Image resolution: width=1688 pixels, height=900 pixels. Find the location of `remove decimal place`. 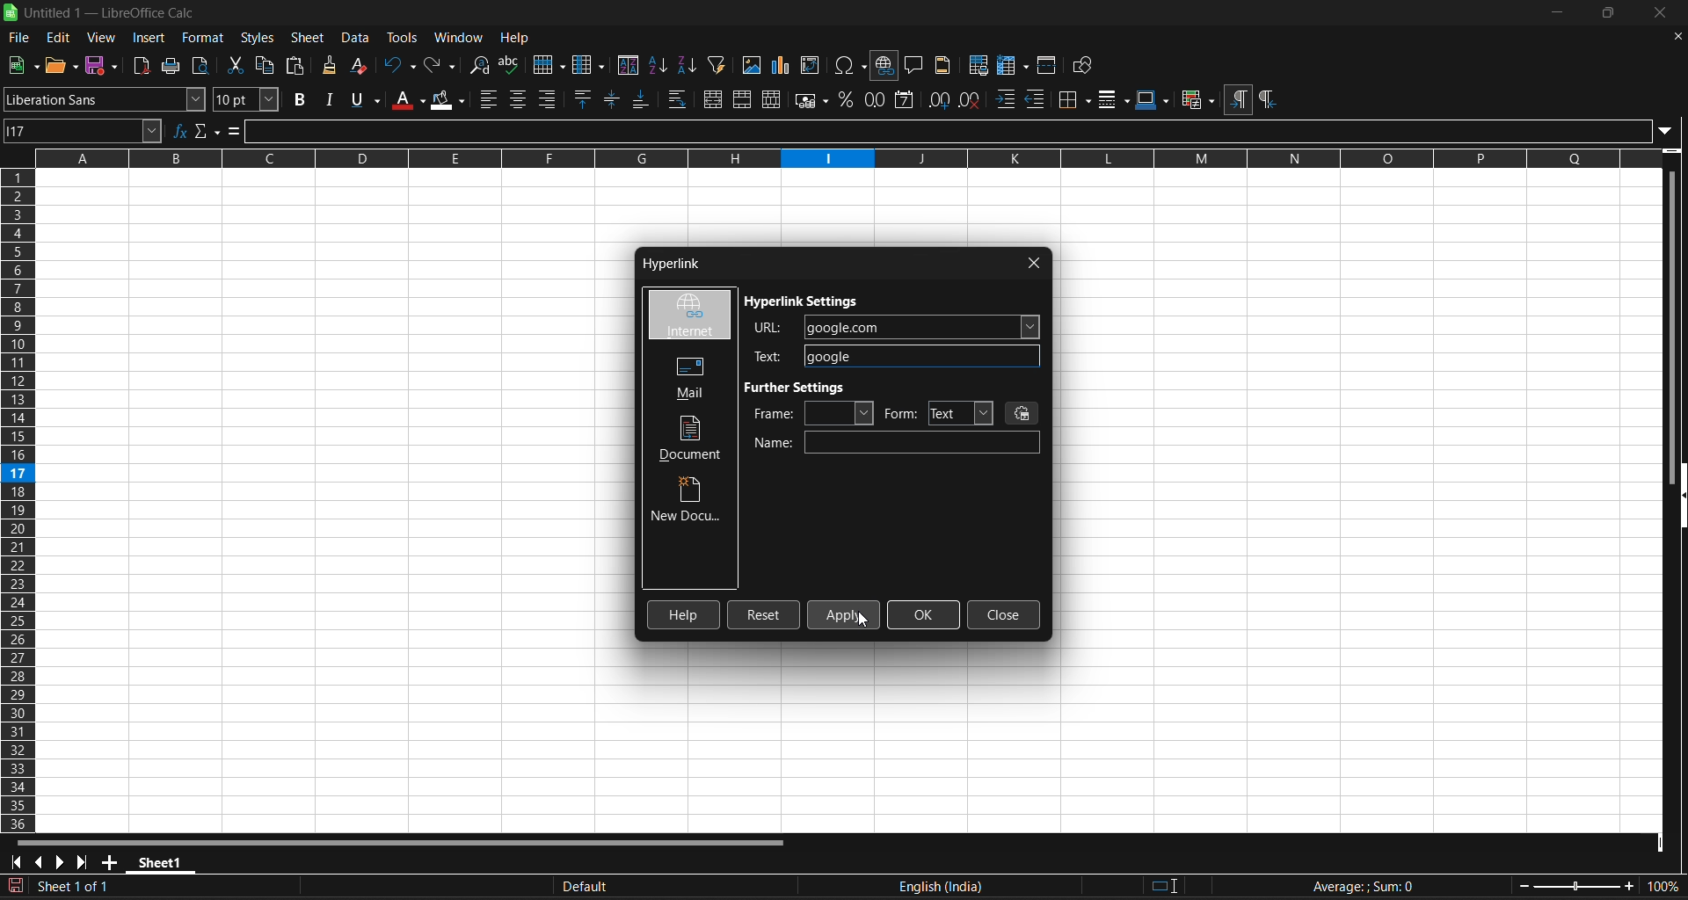

remove decimal place is located at coordinates (971, 100).